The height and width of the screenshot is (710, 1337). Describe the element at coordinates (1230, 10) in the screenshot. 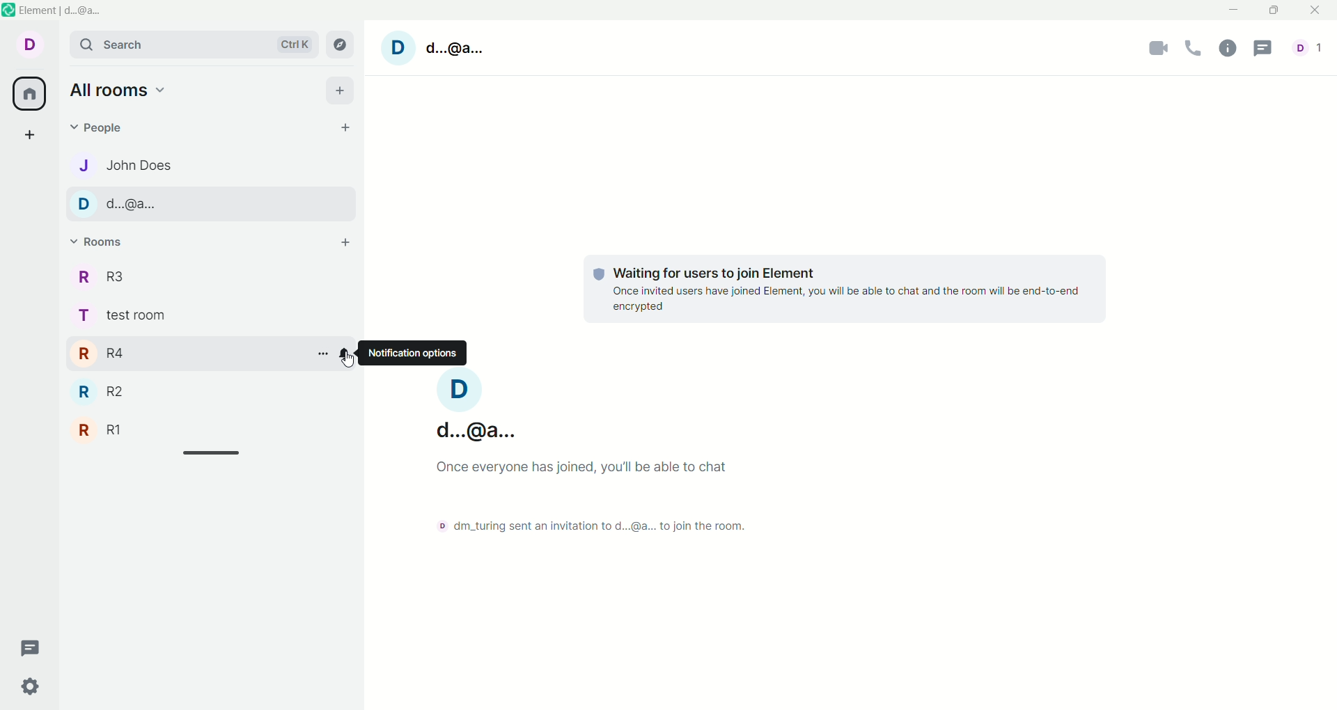

I see `minimize` at that location.